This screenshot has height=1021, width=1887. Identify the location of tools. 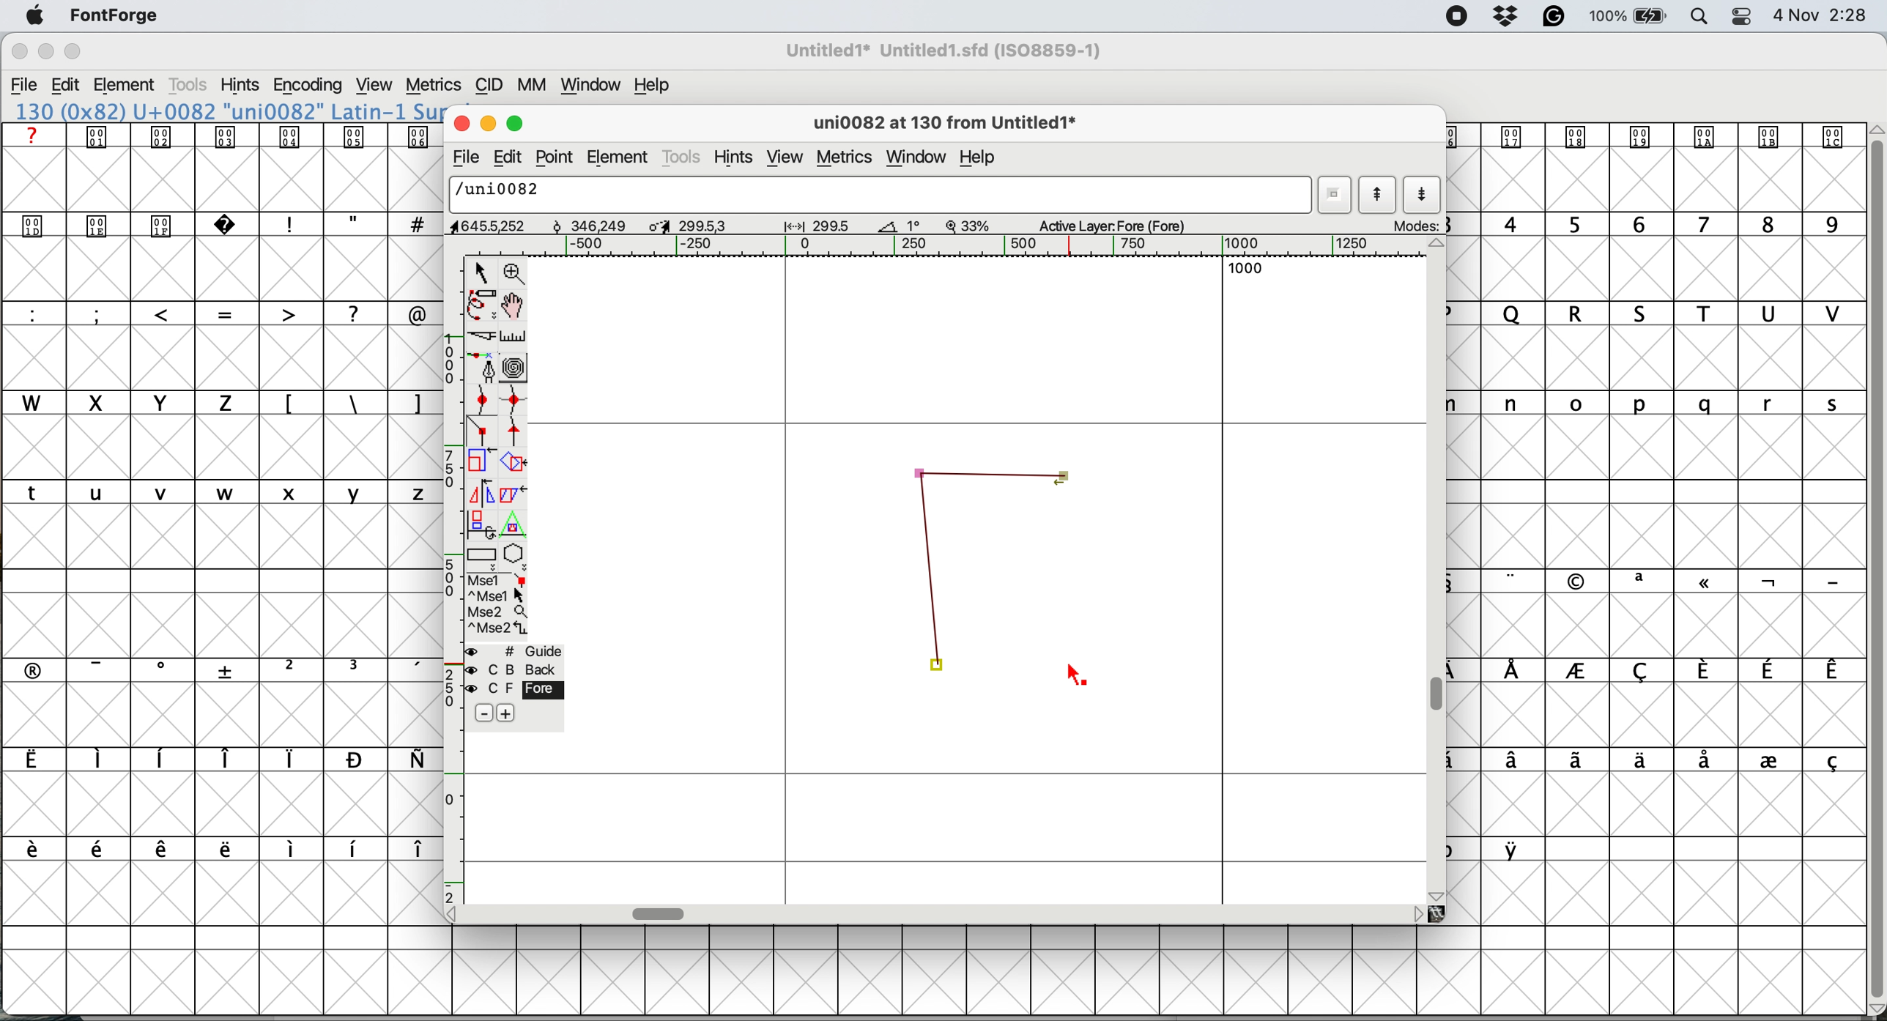
(191, 85).